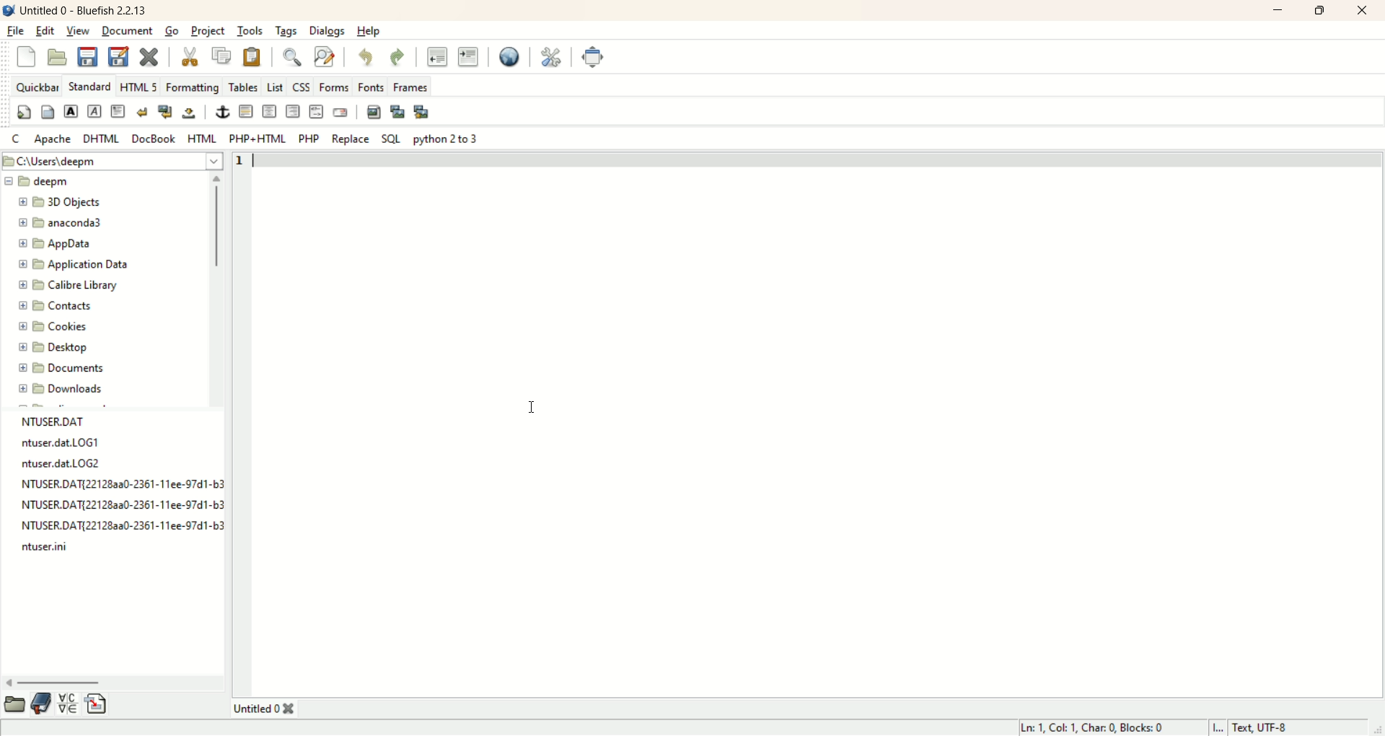 The image size is (1385, 736). Describe the element at coordinates (55, 328) in the screenshot. I see `cookies` at that location.